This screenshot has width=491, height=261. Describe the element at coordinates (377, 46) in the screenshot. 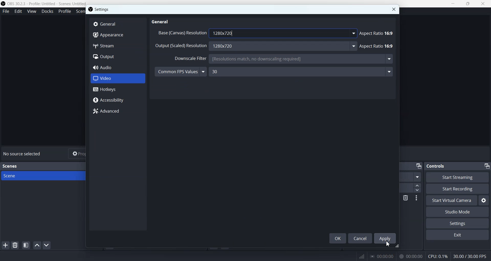

I see `Aspect Ratio 16:9` at that location.